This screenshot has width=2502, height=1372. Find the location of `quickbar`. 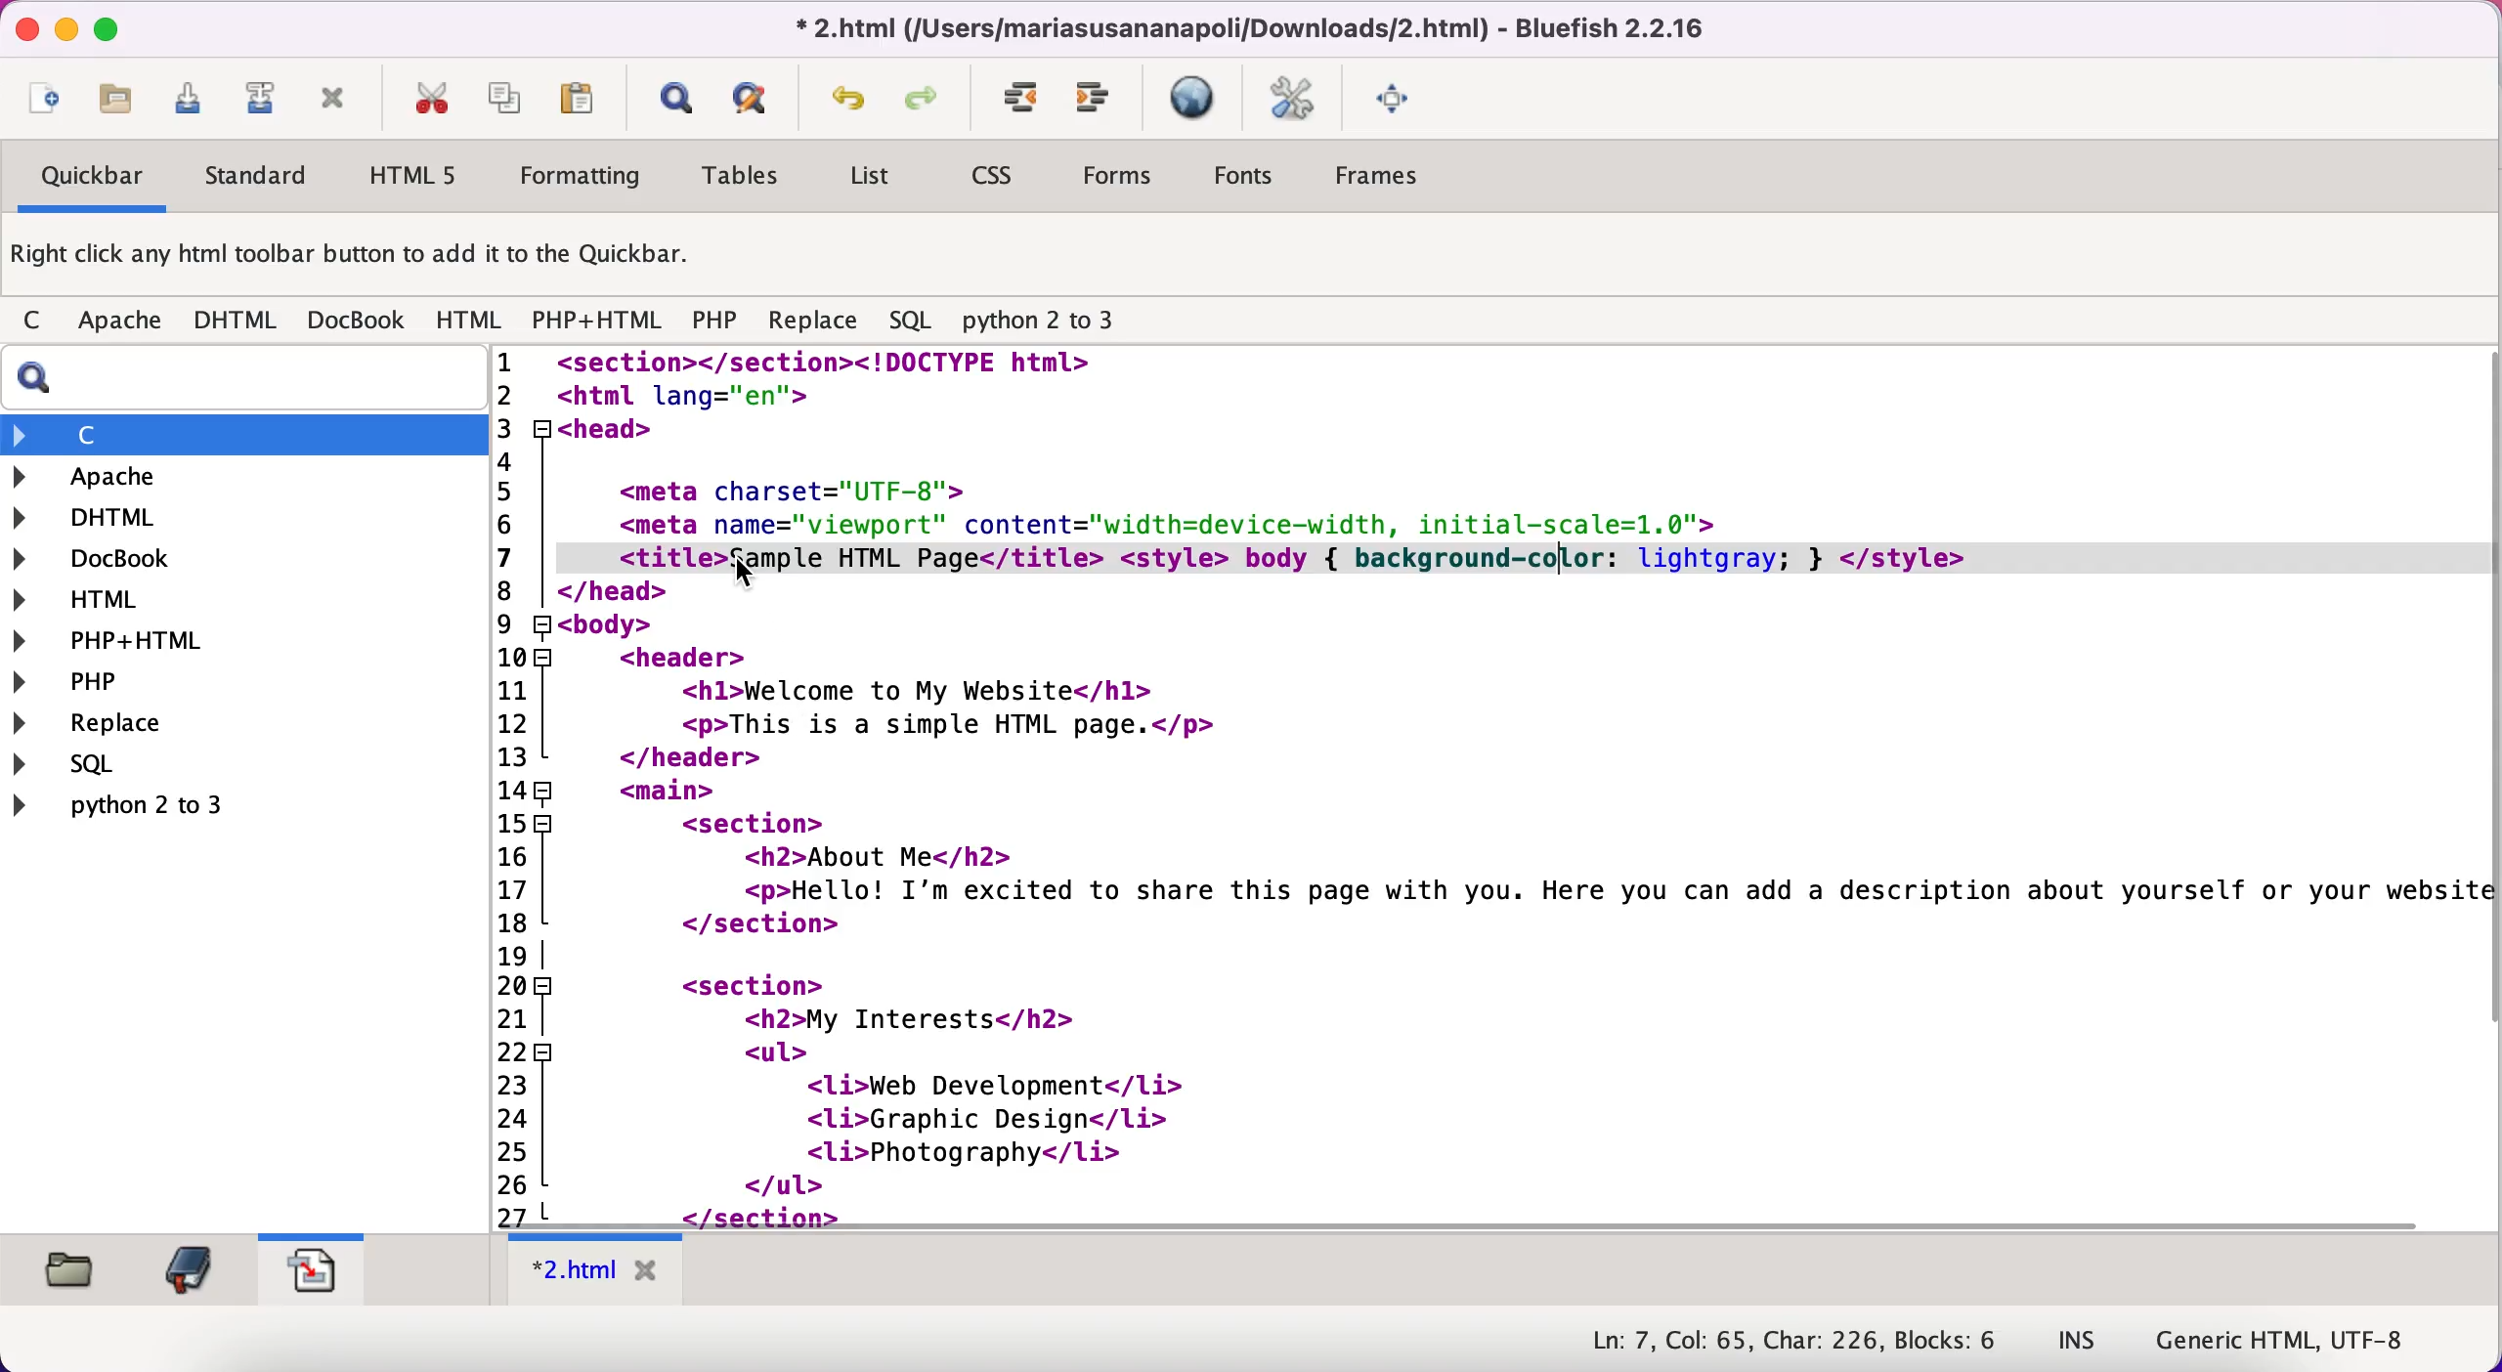

quickbar is located at coordinates (89, 179).